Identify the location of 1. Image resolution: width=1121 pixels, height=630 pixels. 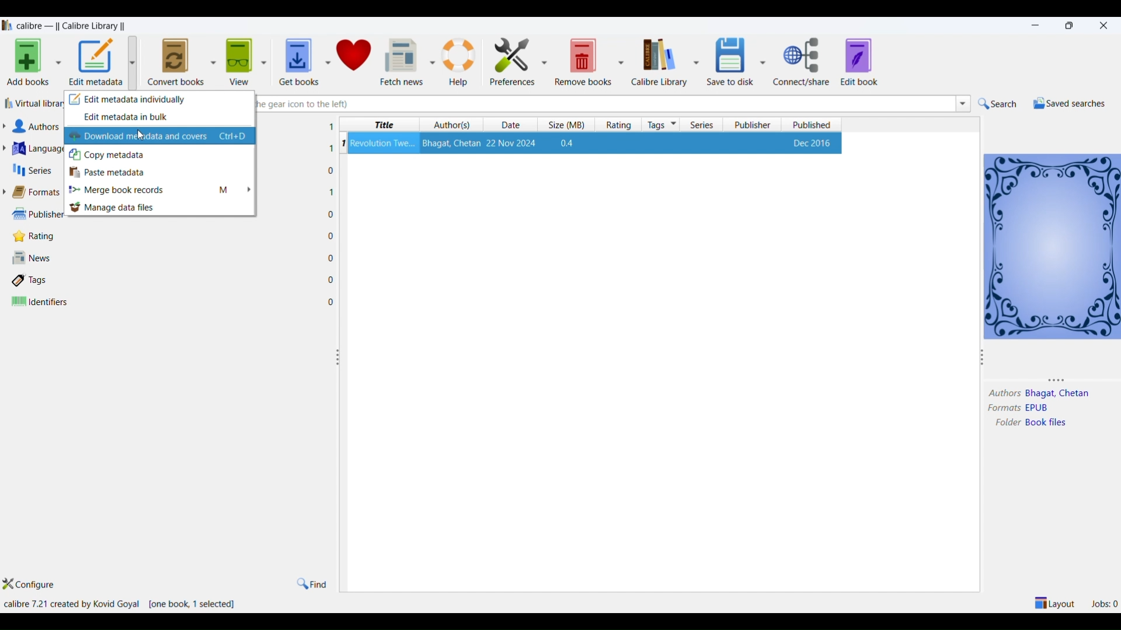
(332, 191).